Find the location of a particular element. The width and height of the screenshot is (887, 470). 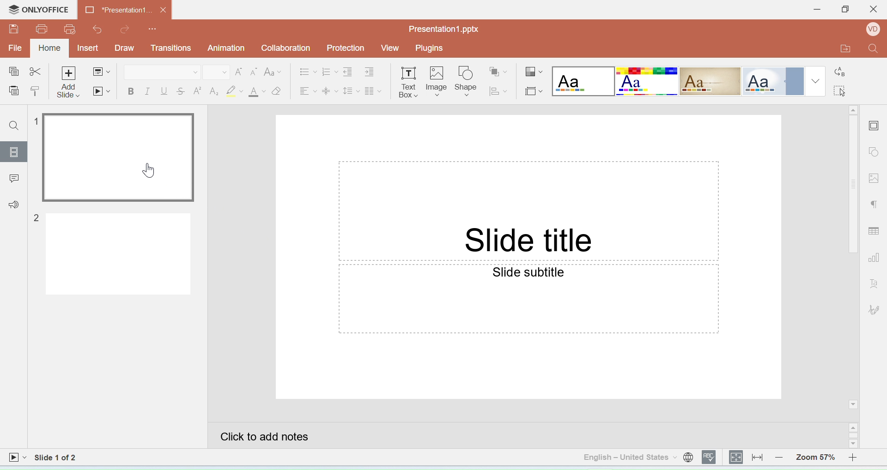

Document name is located at coordinates (125, 9).